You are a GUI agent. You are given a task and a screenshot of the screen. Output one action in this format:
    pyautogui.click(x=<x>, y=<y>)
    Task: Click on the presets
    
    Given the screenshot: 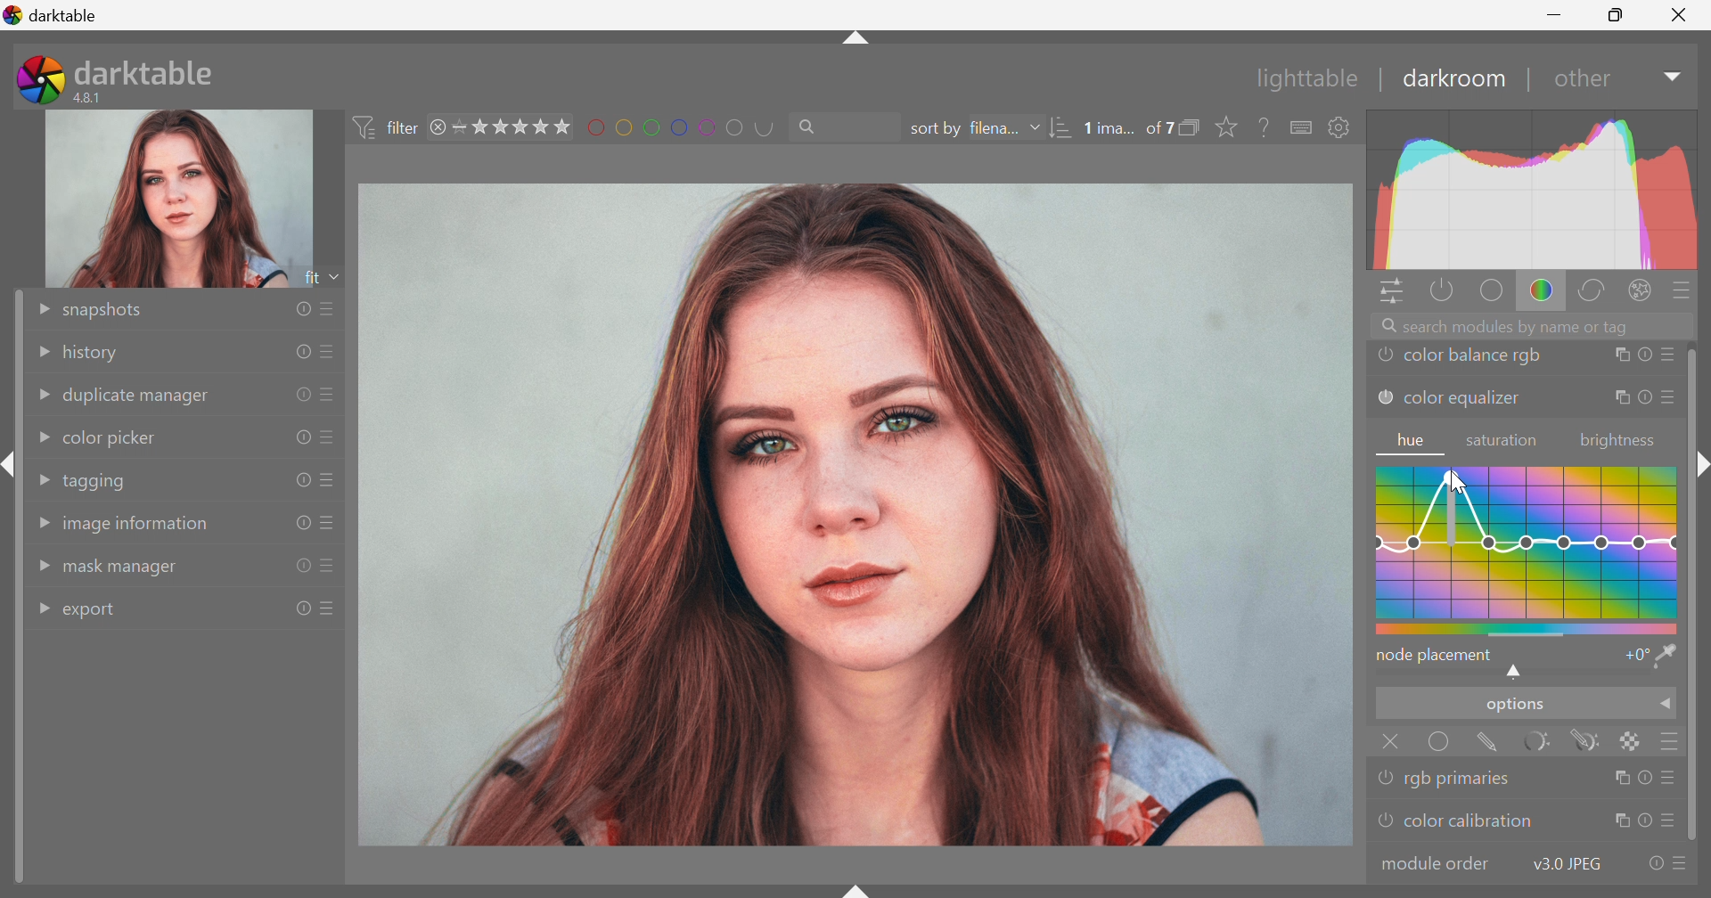 What is the action you would take?
    pyautogui.click(x=334, y=607)
    